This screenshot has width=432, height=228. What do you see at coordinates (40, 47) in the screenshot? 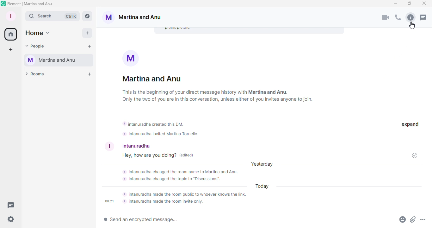
I see `People` at bounding box center [40, 47].